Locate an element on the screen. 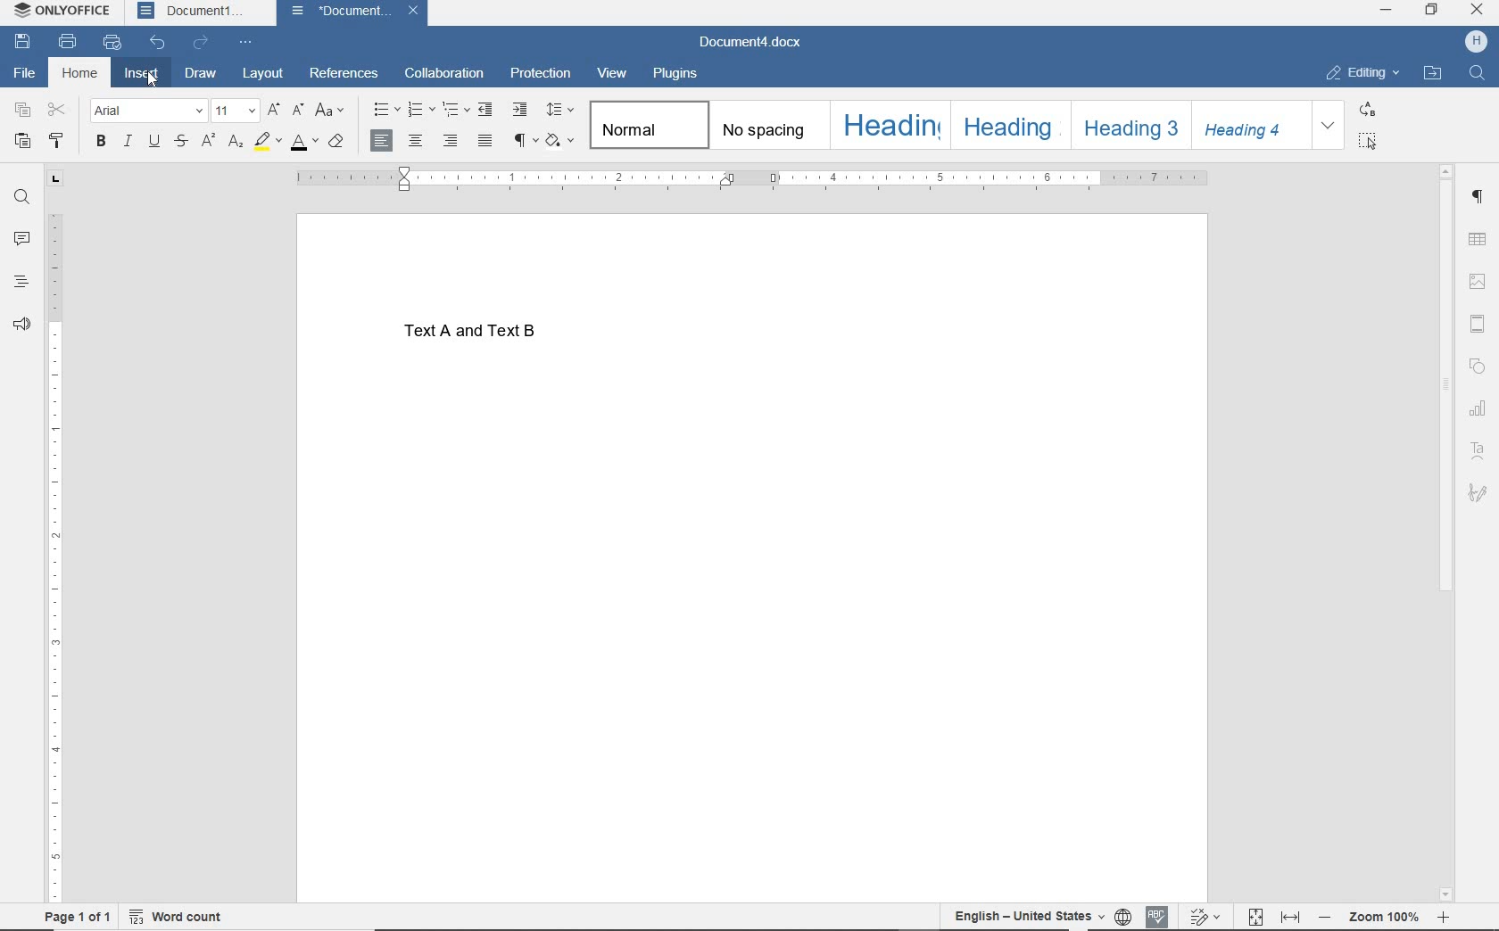 The image size is (1499, 931). CHANGE CASE is located at coordinates (330, 111).